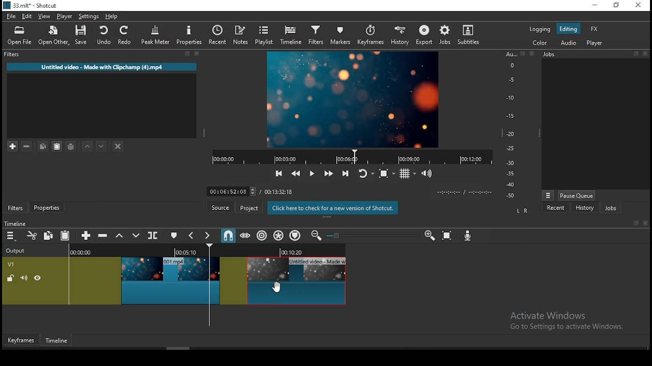 The height and width of the screenshot is (366, 652). Describe the element at coordinates (249, 207) in the screenshot. I see `Project` at that location.